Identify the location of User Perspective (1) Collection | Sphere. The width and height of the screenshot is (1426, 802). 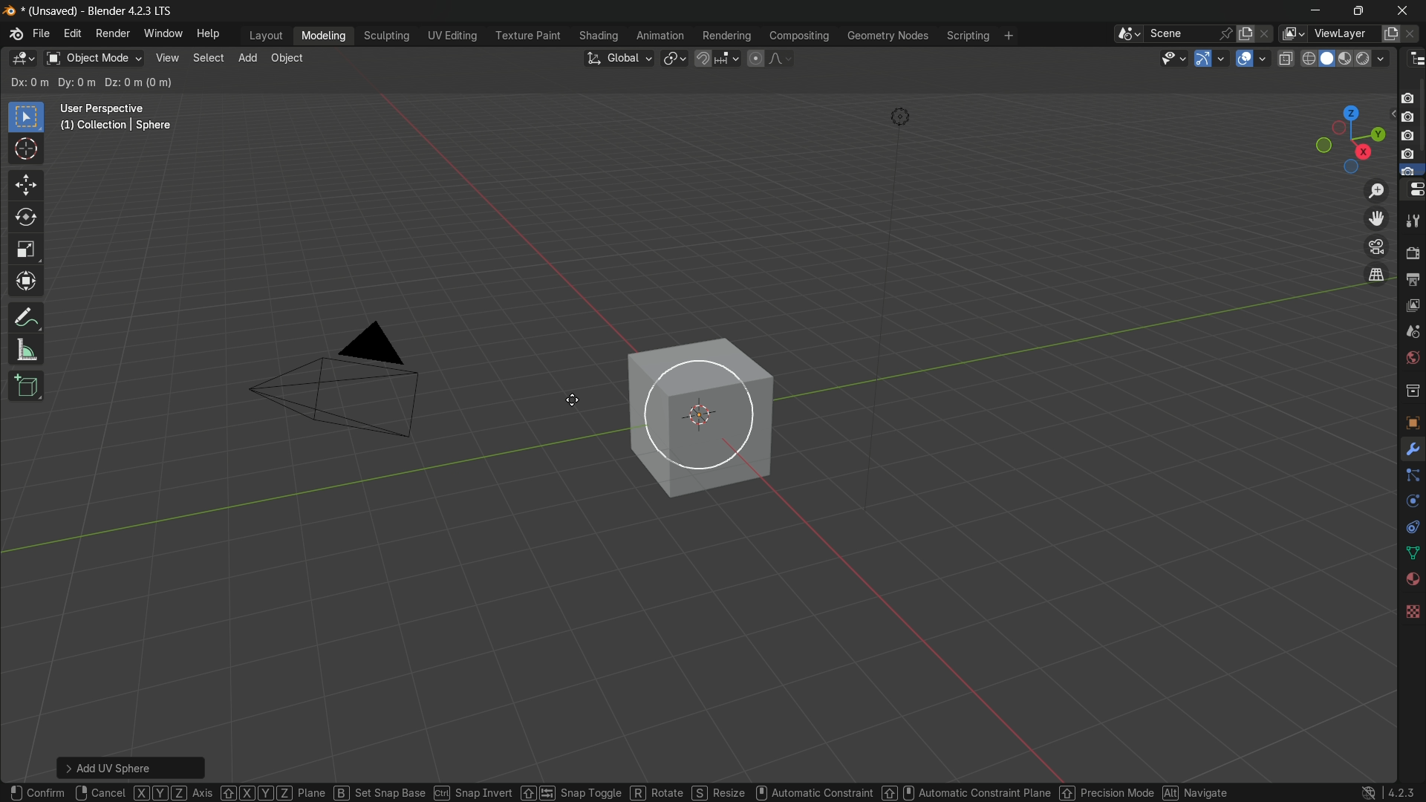
(116, 117).